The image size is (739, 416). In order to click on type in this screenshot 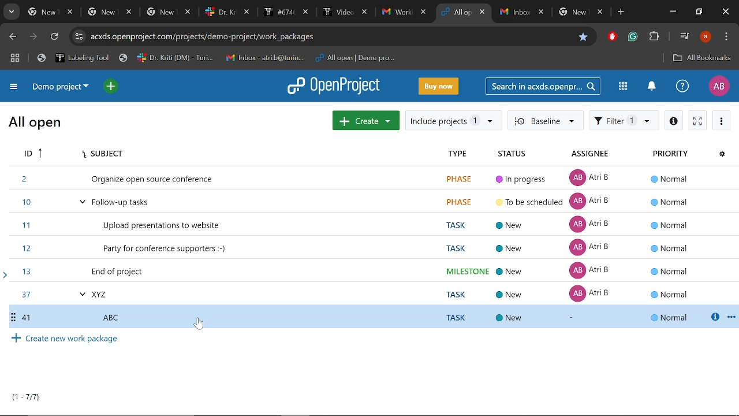, I will do `click(451, 238)`.